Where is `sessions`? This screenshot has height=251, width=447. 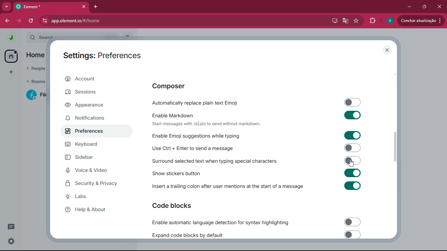 sessions is located at coordinates (92, 93).